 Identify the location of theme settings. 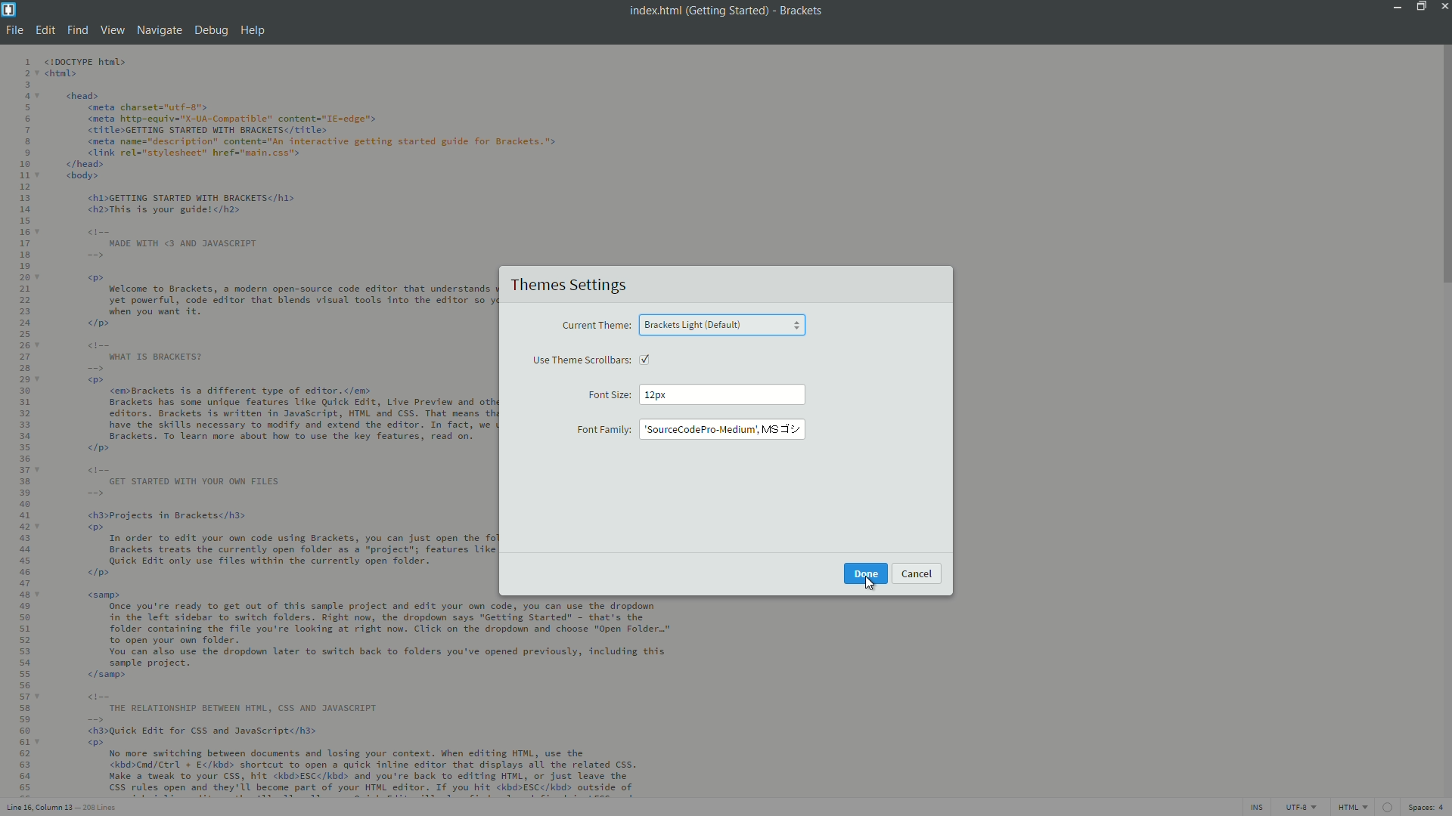
(566, 286).